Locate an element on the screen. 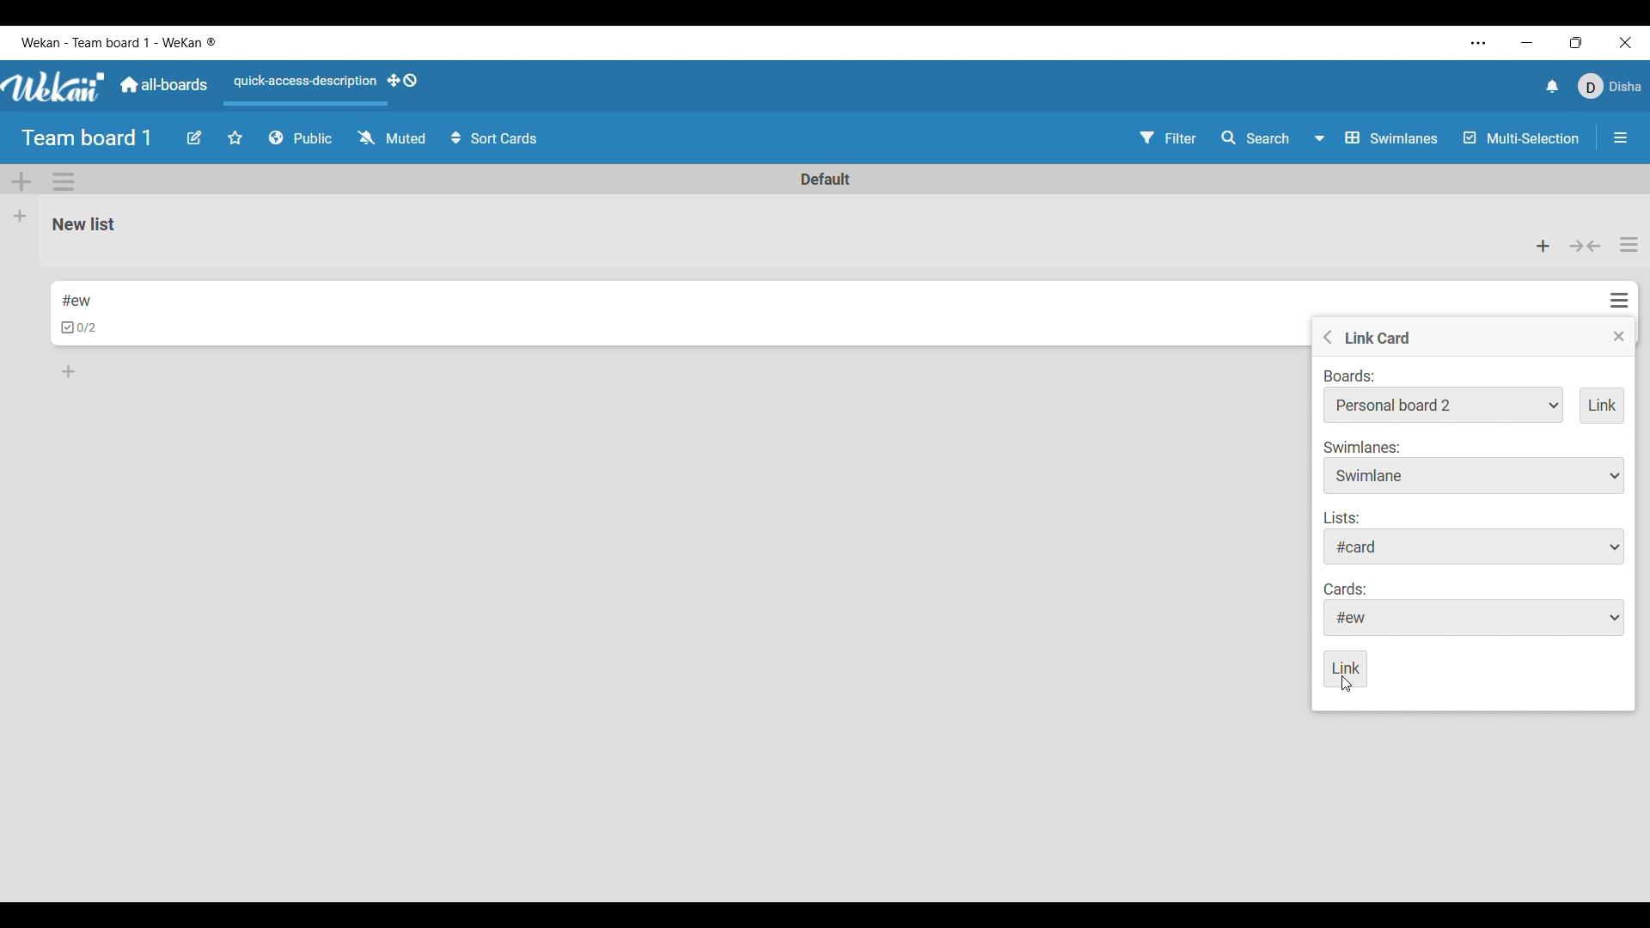  Edit board is located at coordinates (194, 137).